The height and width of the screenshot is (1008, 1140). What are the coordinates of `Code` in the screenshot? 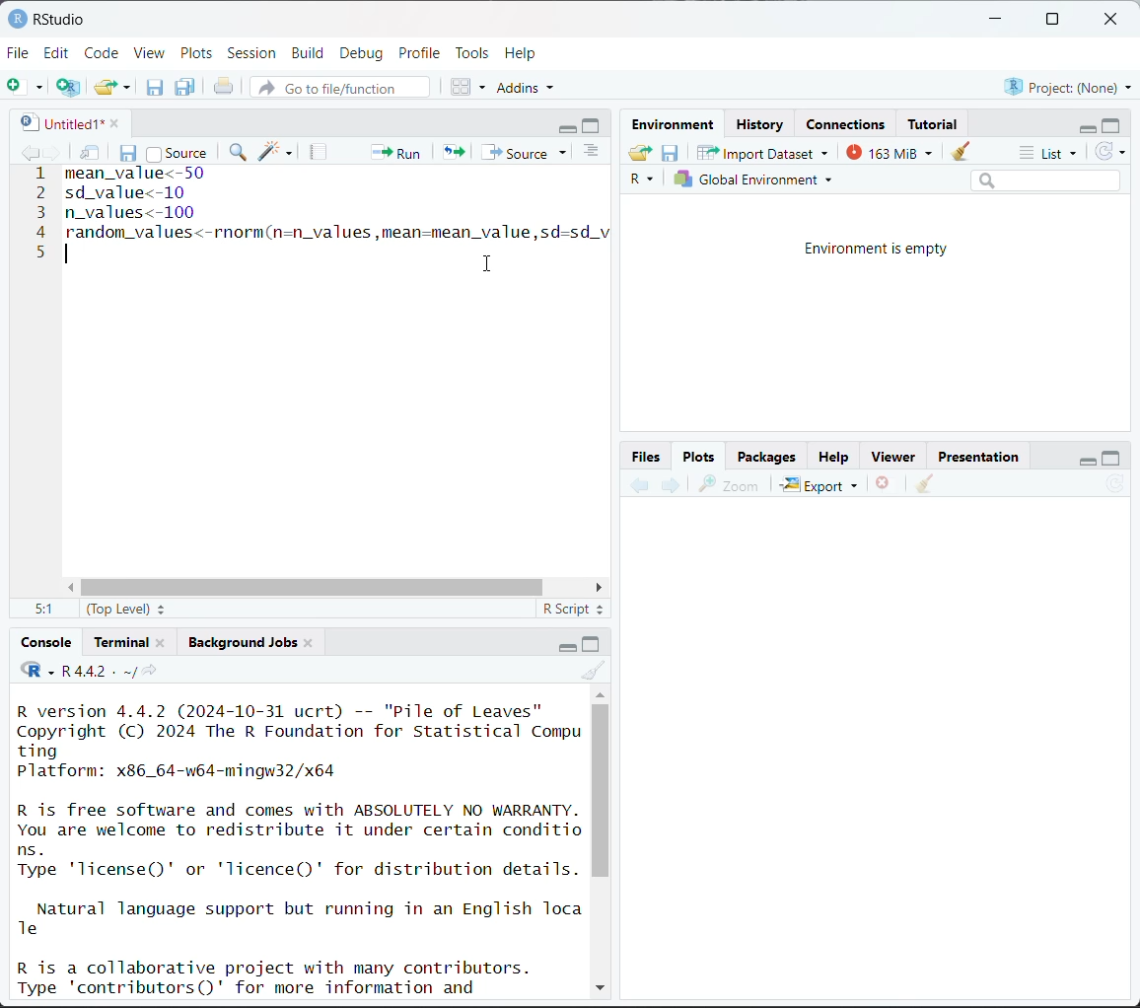 It's located at (104, 51).